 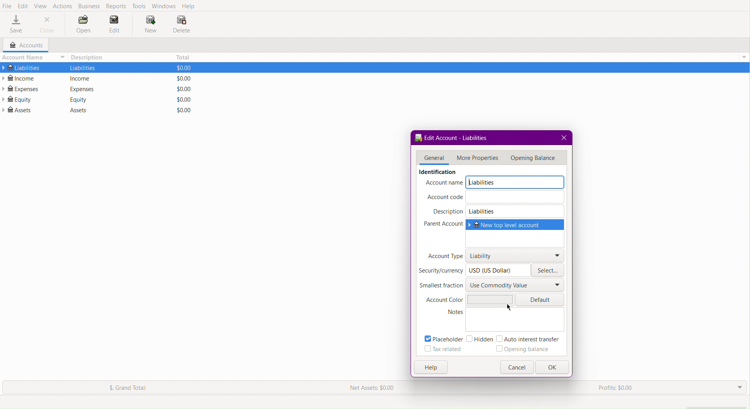 What do you see at coordinates (7, 6) in the screenshot?
I see `File` at bounding box center [7, 6].